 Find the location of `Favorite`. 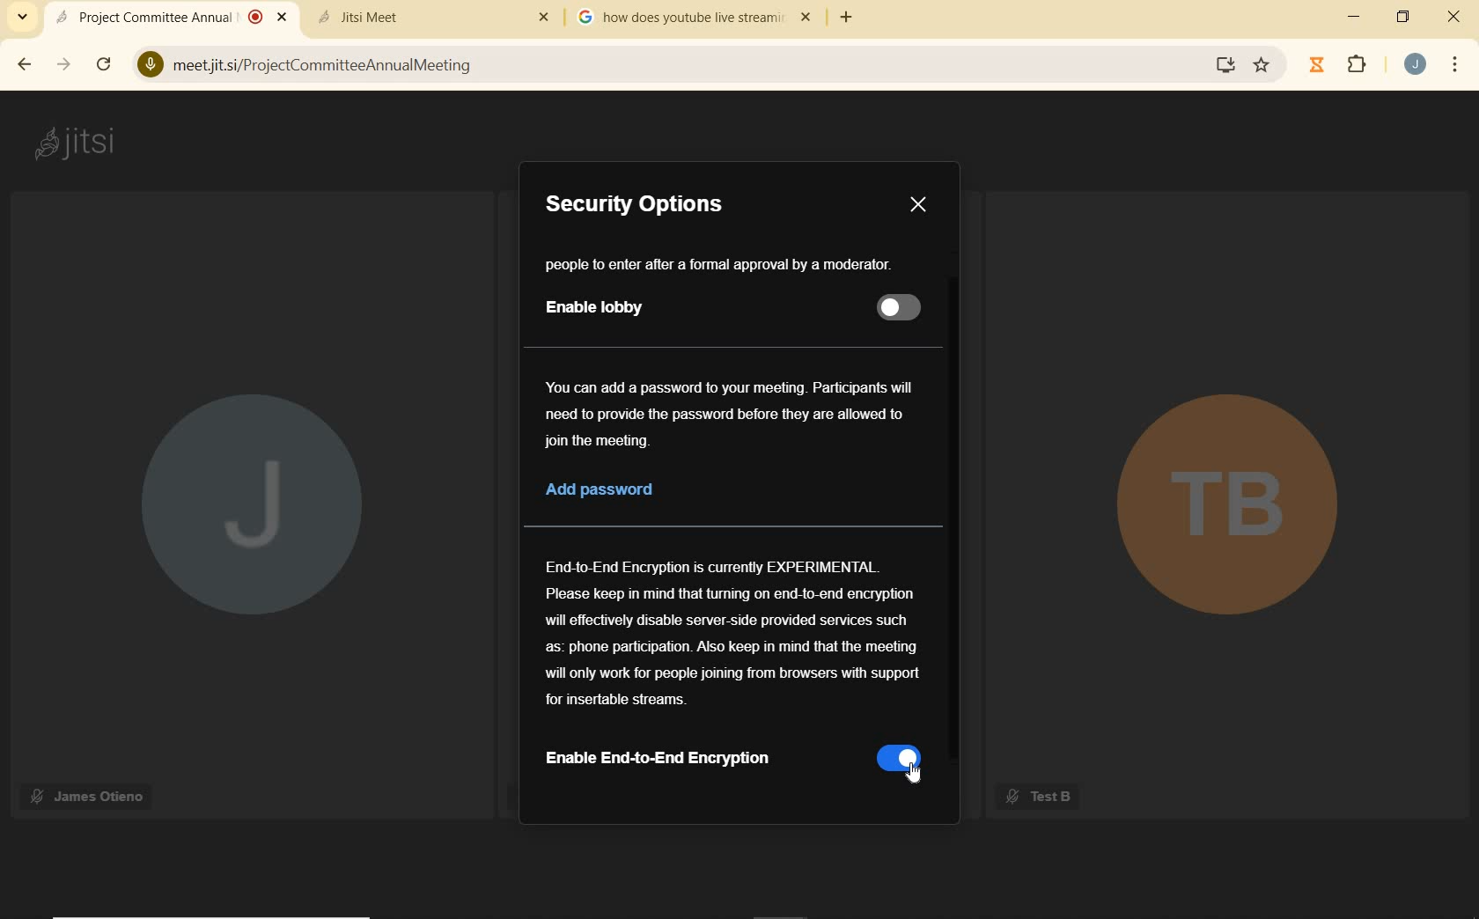

Favorite is located at coordinates (1262, 61).